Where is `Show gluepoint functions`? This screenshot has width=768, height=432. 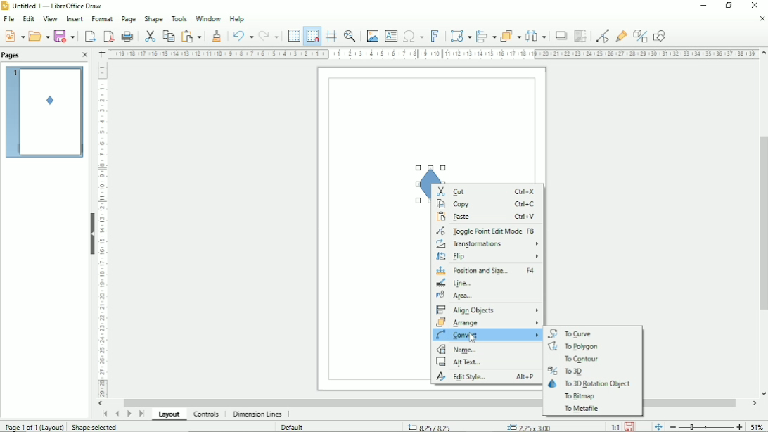 Show gluepoint functions is located at coordinates (620, 35).